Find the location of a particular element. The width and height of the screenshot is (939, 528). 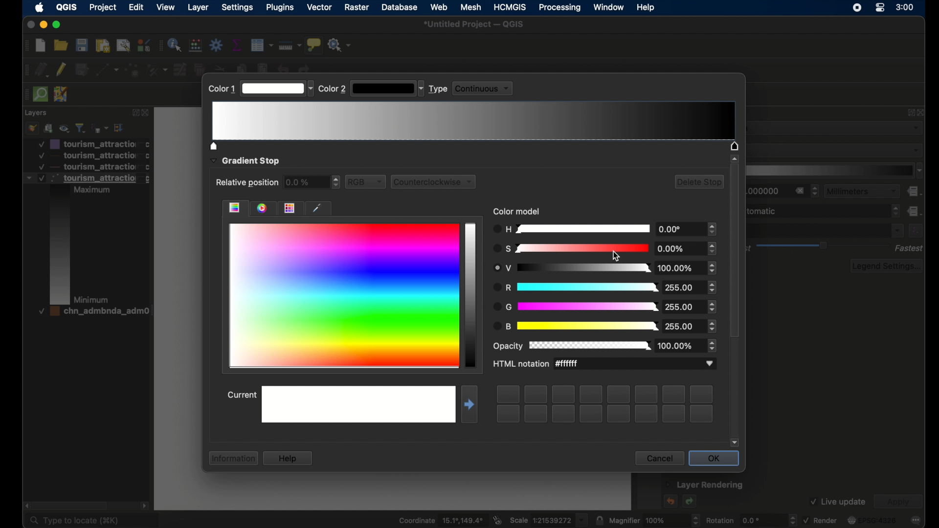

legend settings is located at coordinates (887, 266).